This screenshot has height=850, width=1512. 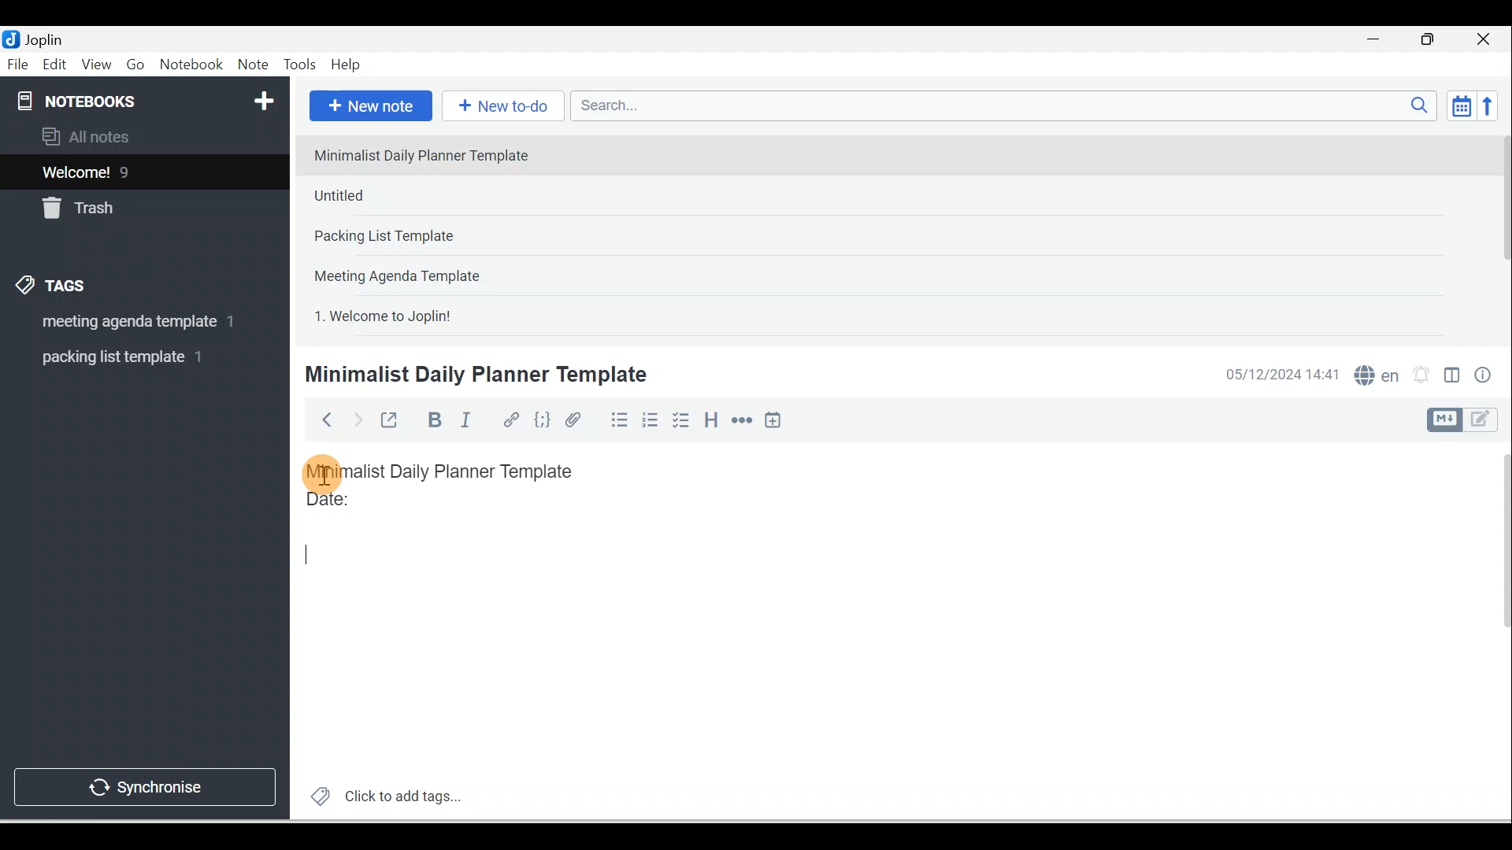 What do you see at coordinates (391, 423) in the screenshot?
I see `Toggle external editing` at bounding box center [391, 423].